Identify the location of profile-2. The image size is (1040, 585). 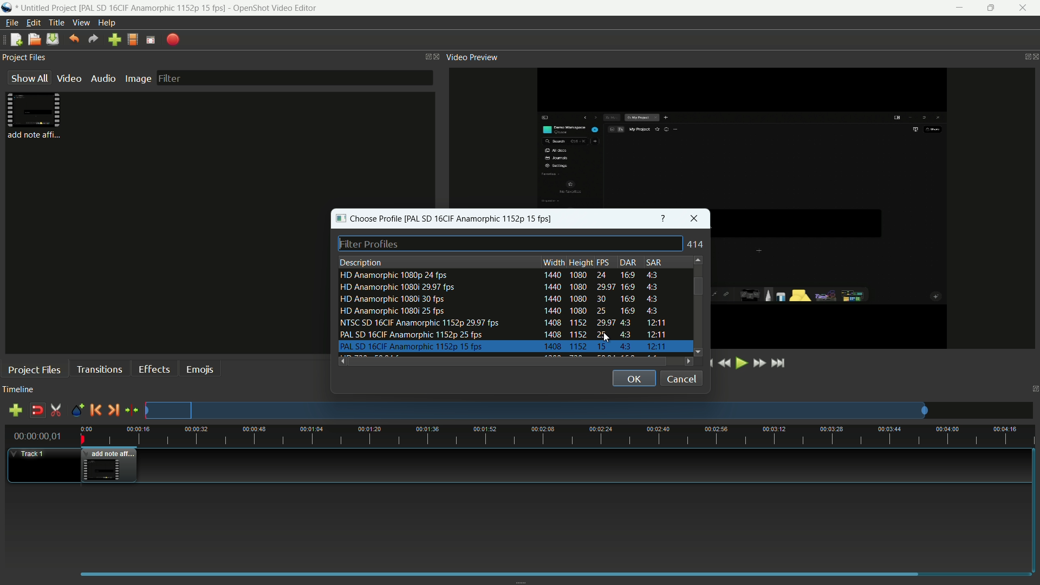
(500, 288).